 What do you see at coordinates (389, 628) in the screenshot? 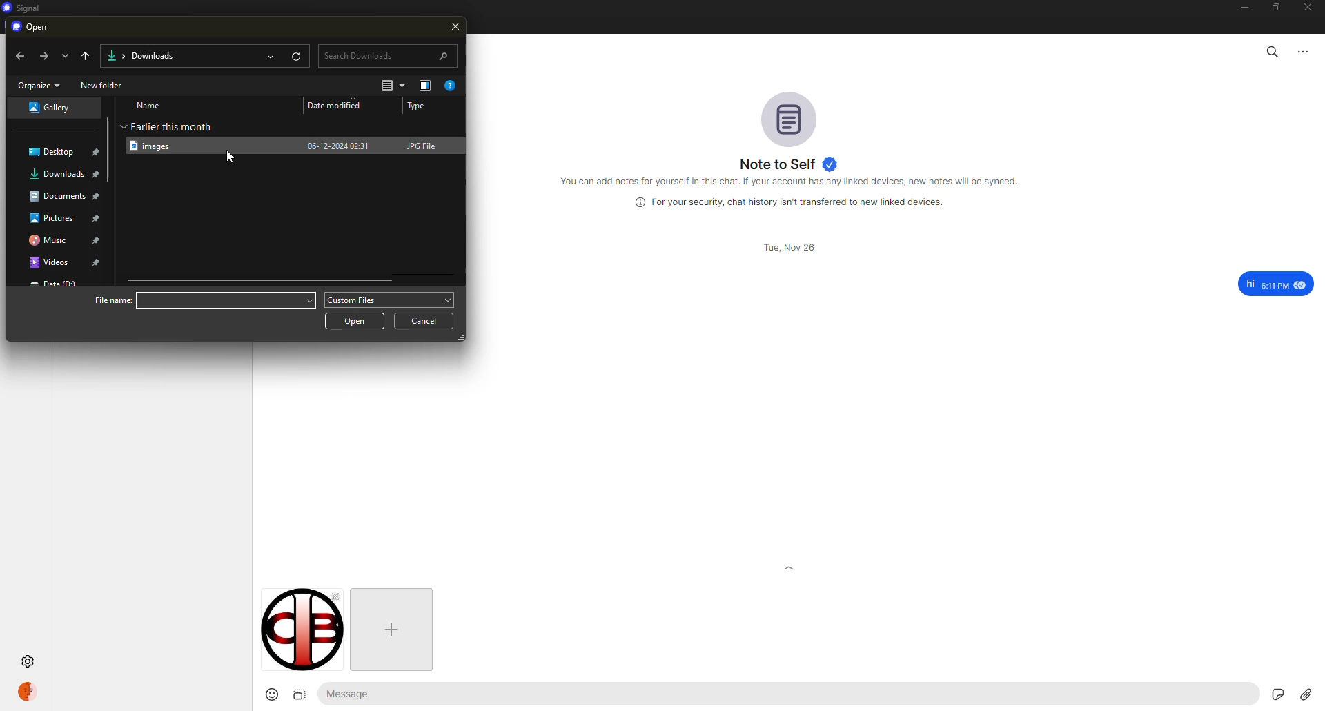
I see `add` at bounding box center [389, 628].